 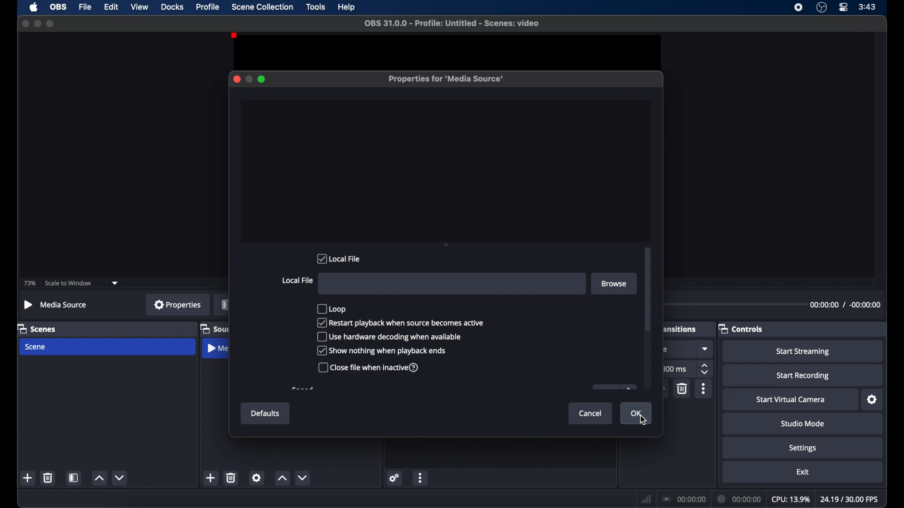 I want to click on settings, so click(x=395, y=478).